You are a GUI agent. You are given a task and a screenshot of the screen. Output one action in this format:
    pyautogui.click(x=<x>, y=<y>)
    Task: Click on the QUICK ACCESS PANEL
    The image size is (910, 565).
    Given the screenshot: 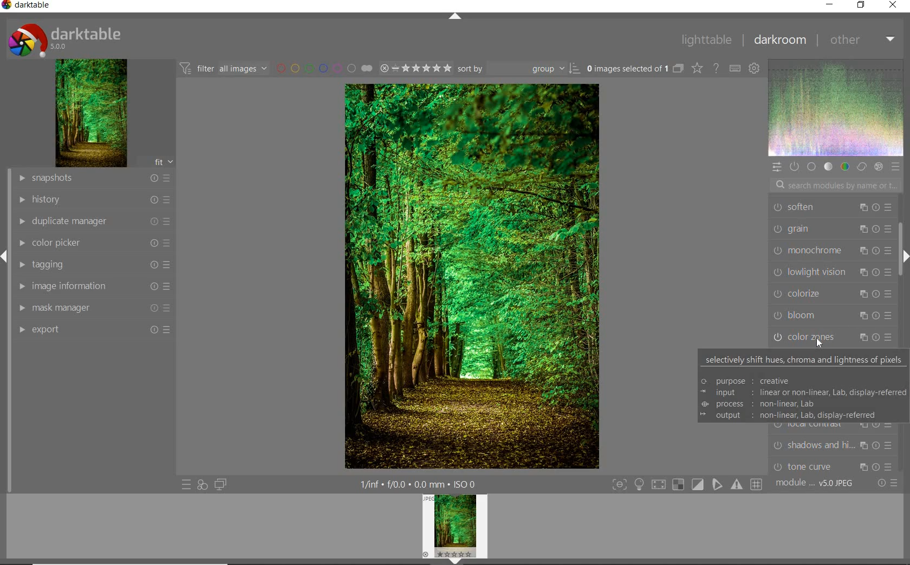 What is the action you would take?
    pyautogui.click(x=777, y=167)
    